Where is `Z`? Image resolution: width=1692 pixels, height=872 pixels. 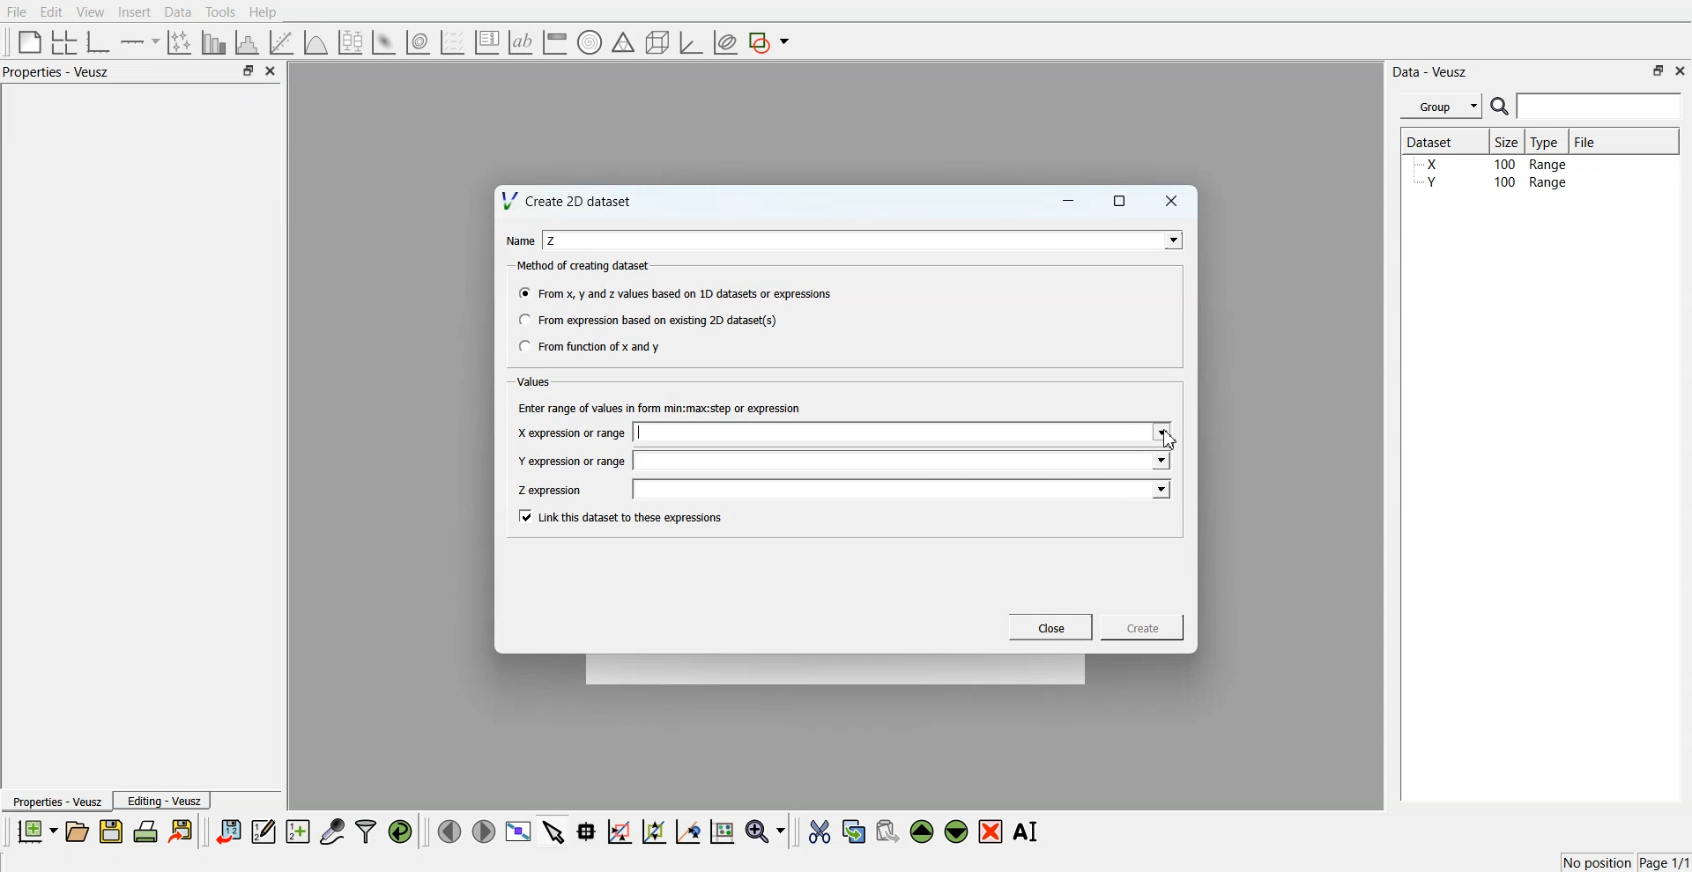
Z is located at coordinates (553, 240).